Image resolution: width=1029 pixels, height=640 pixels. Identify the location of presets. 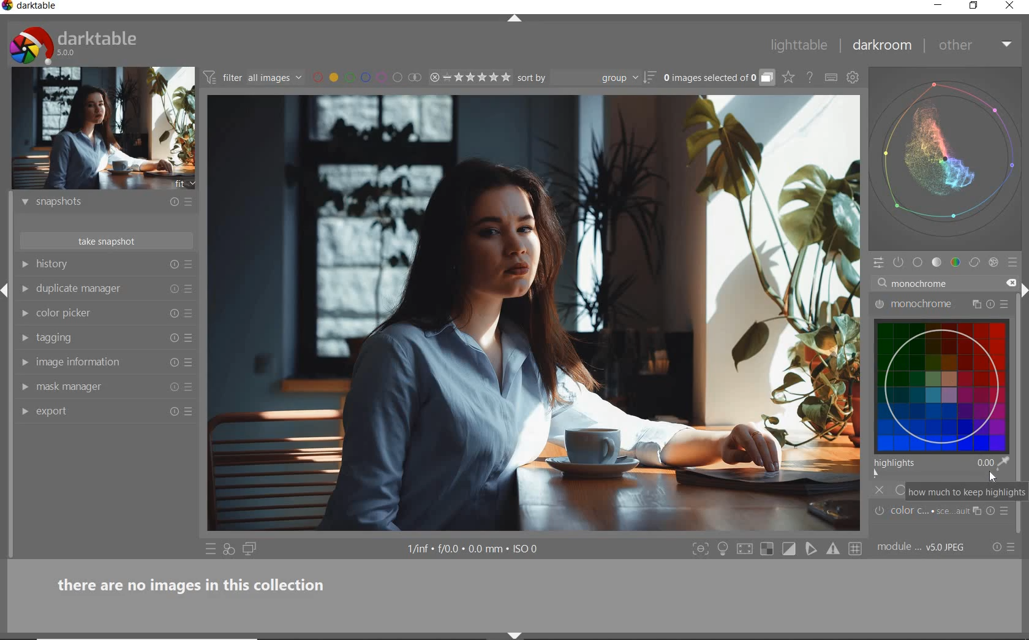
(1014, 263).